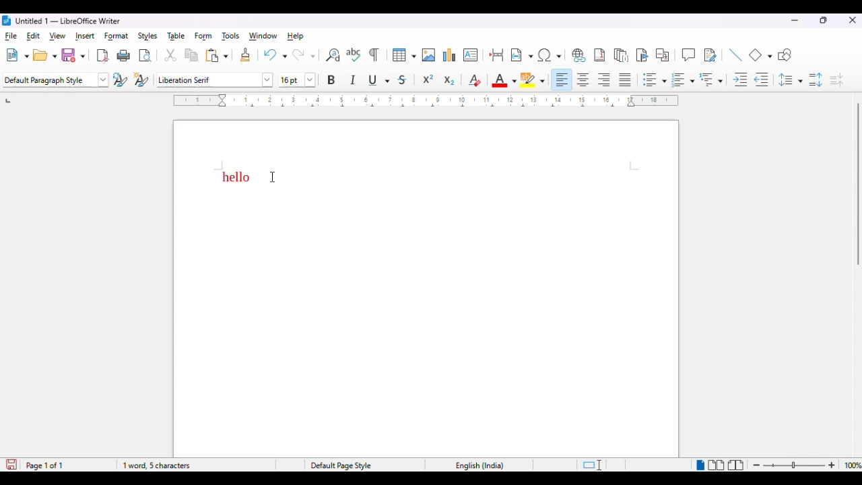 The image size is (862, 485). What do you see at coordinates (550, 55) in the screenshot?
I see `insert special characters` at bounding box center [550, 55].